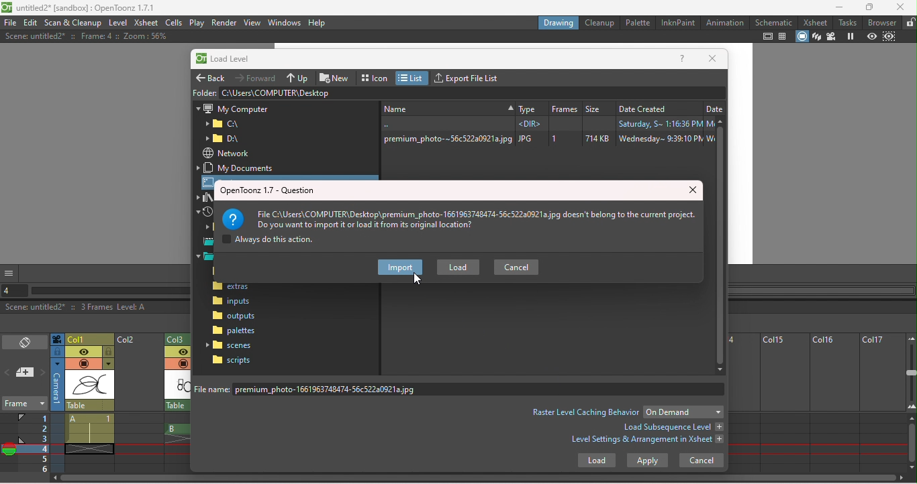  I want to click on Help, so click(318, 22).